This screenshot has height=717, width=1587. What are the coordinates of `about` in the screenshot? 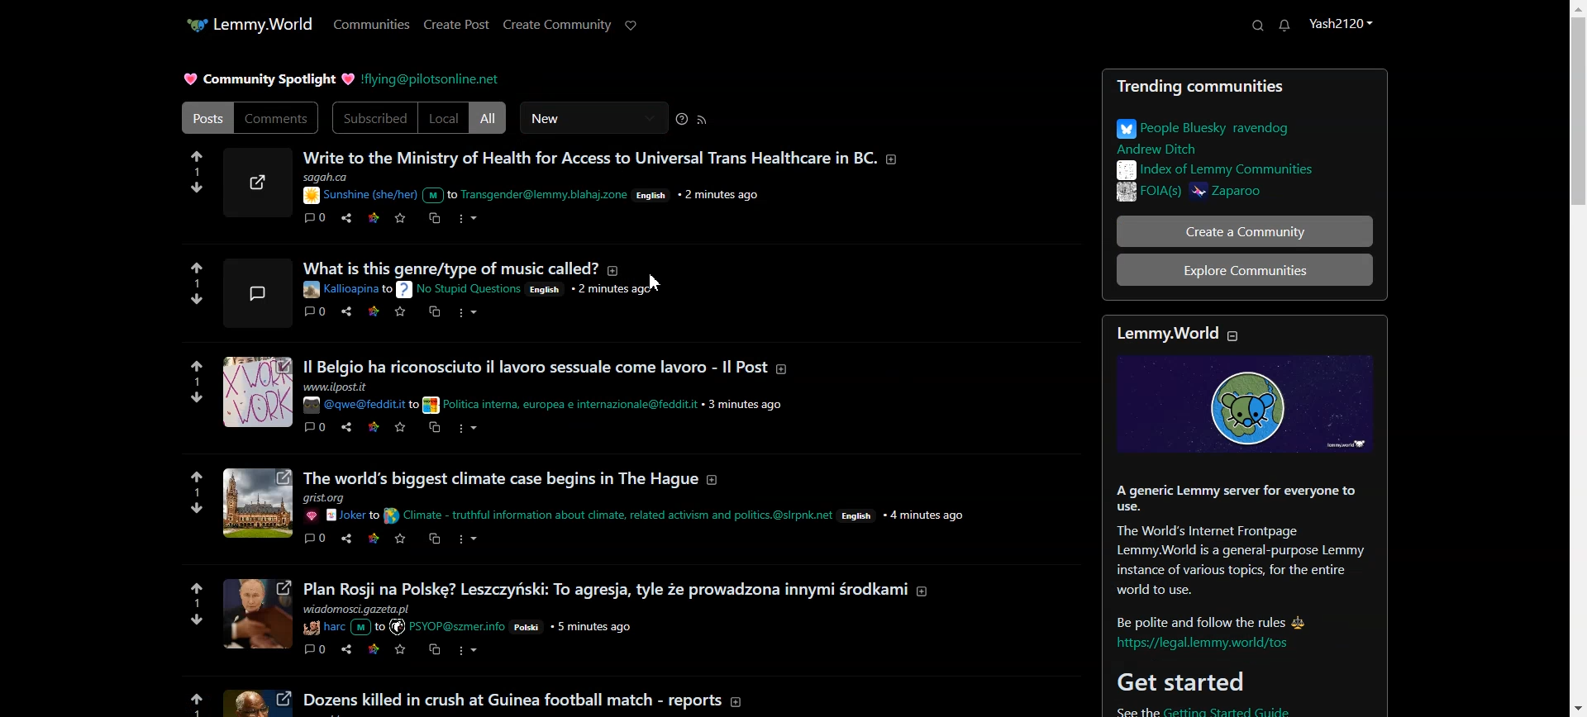 It's located at (743, 699).